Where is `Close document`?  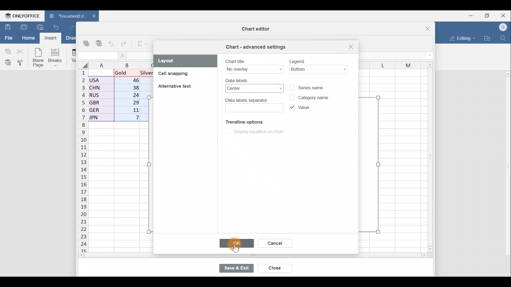 Close document is located at coordinates (93, 16).